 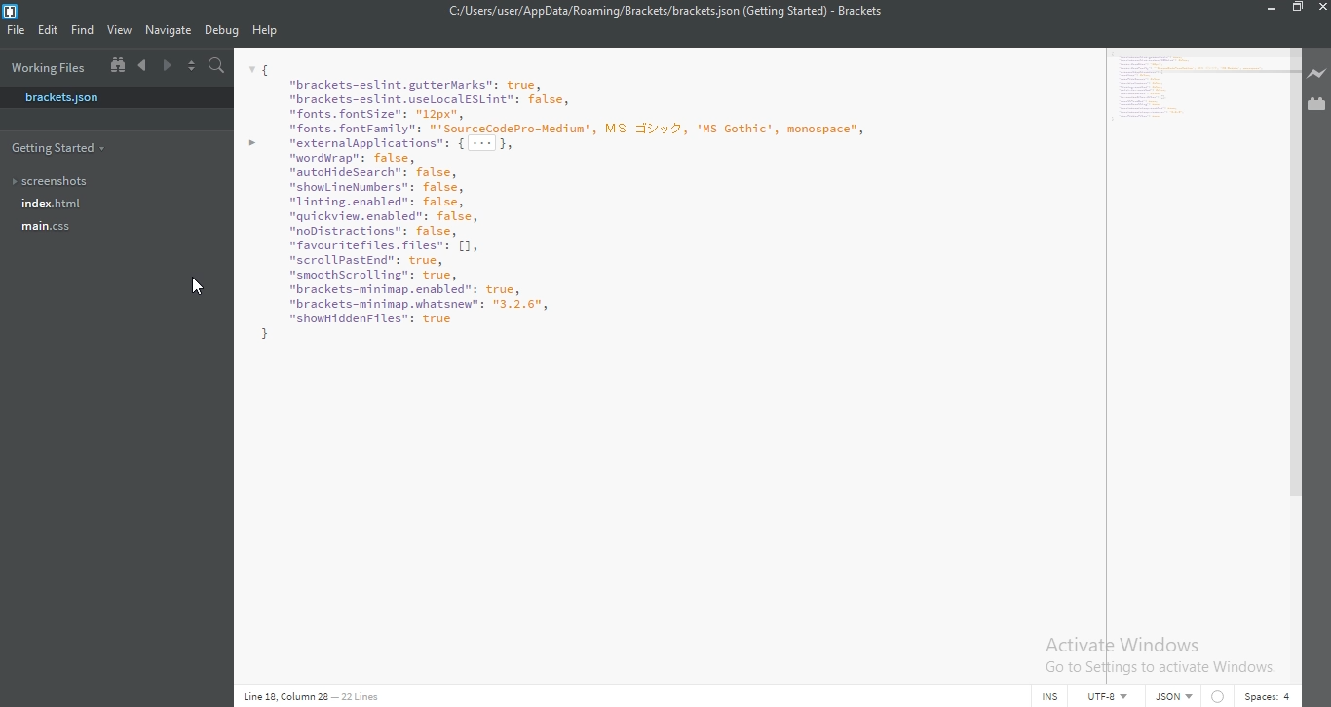 I want to click on brackets.json, so click(x=65, y=97).